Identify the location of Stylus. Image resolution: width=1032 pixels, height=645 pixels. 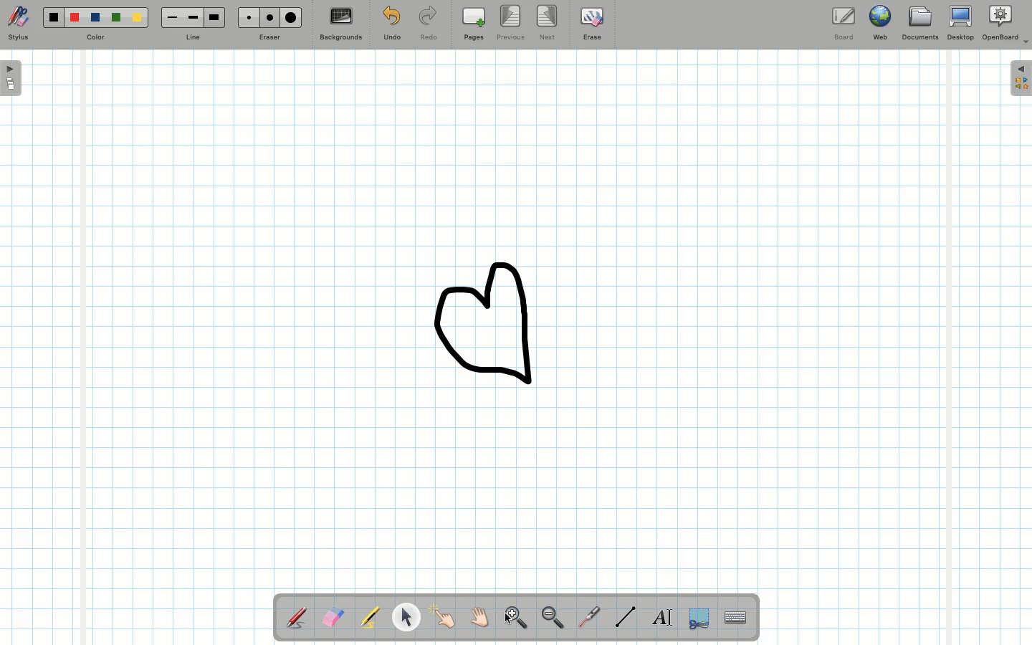
(19, 24).